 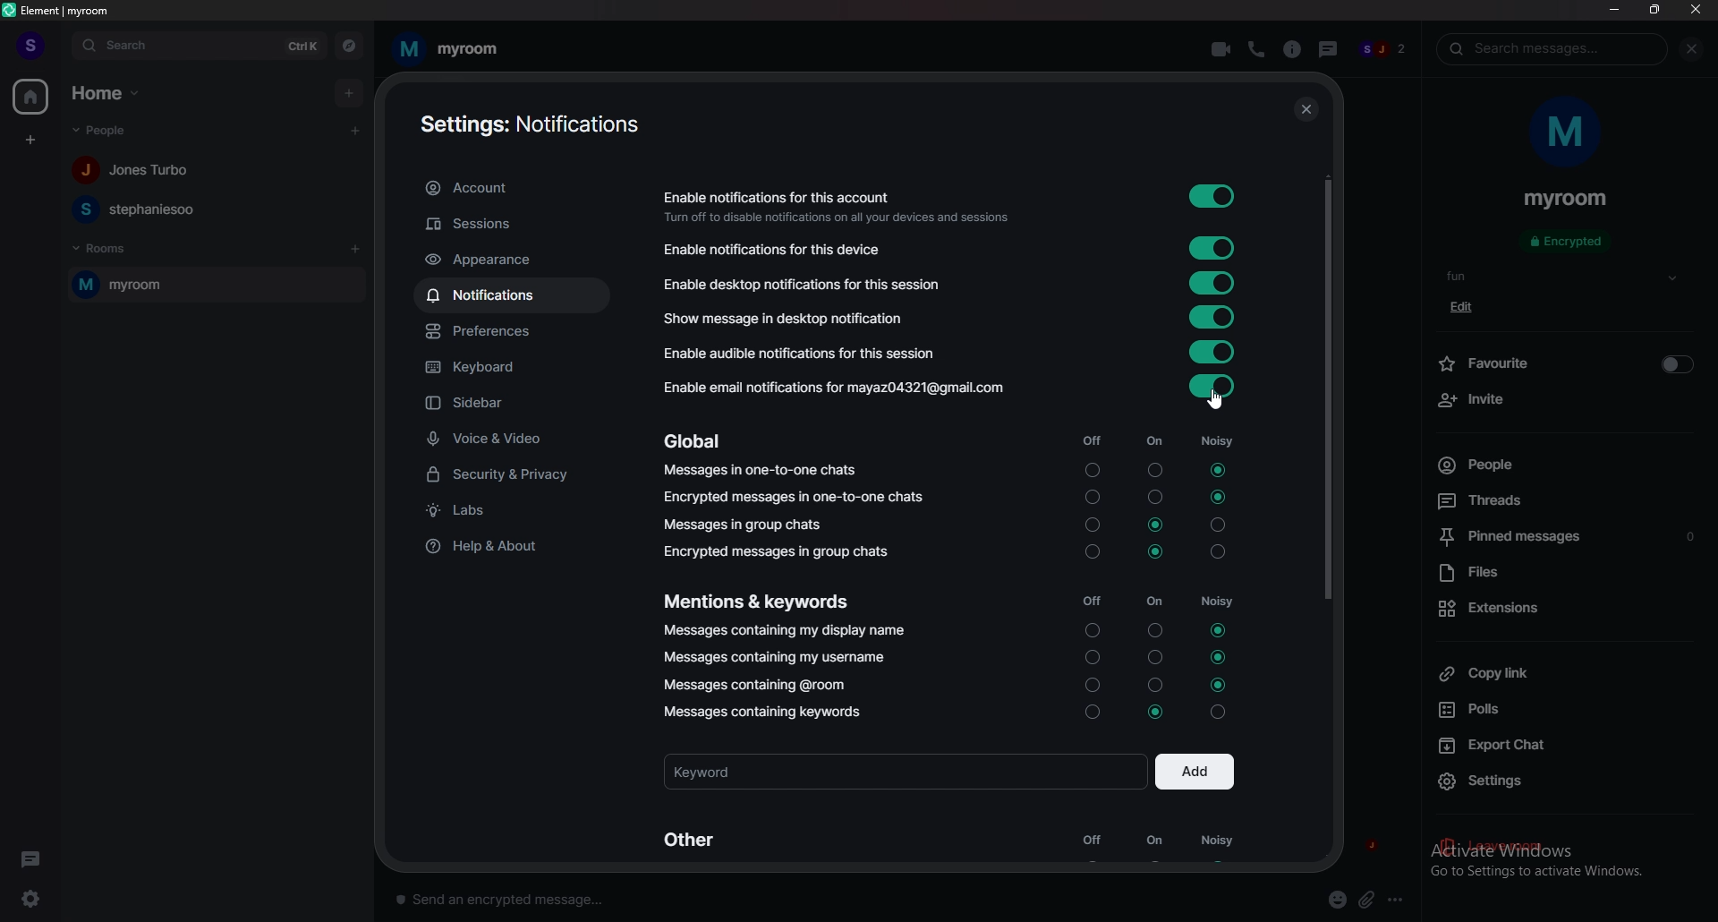 What do you see at coordinates (516, 295) in the screenshot?
I see `notifications` at bounding box center [516, 295].